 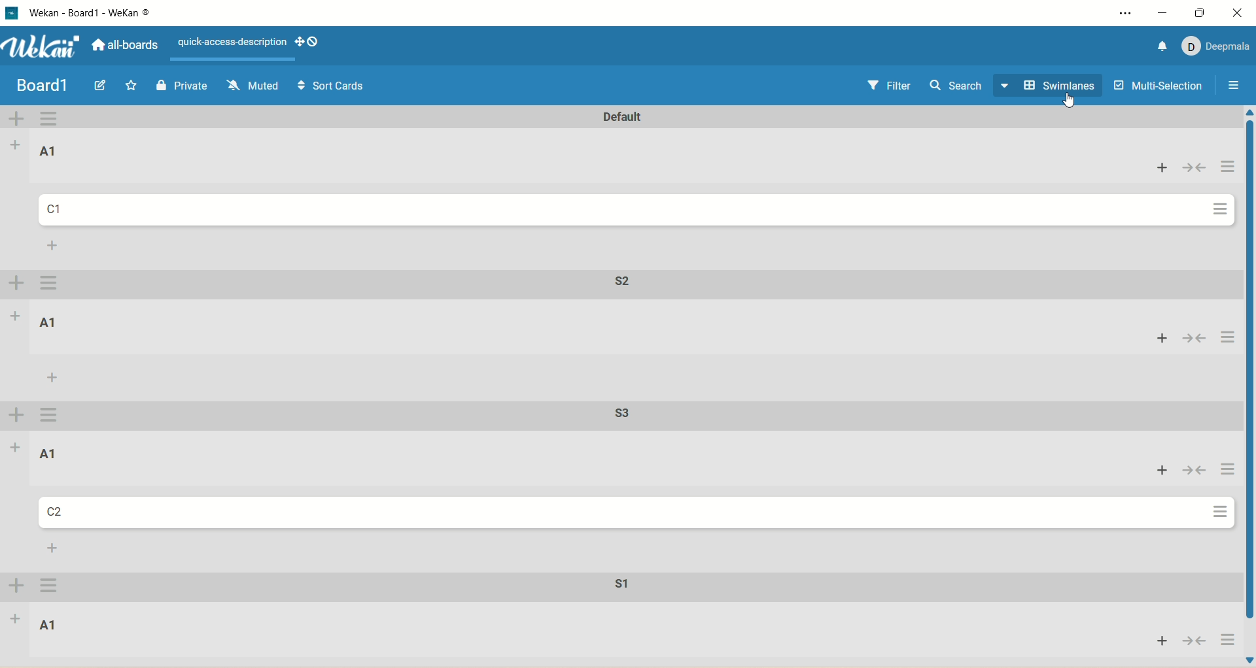 What do you see at coordinates (1051, 86) in the screenshot?
I see `swimlanes` at bounding box center [1051, 86].